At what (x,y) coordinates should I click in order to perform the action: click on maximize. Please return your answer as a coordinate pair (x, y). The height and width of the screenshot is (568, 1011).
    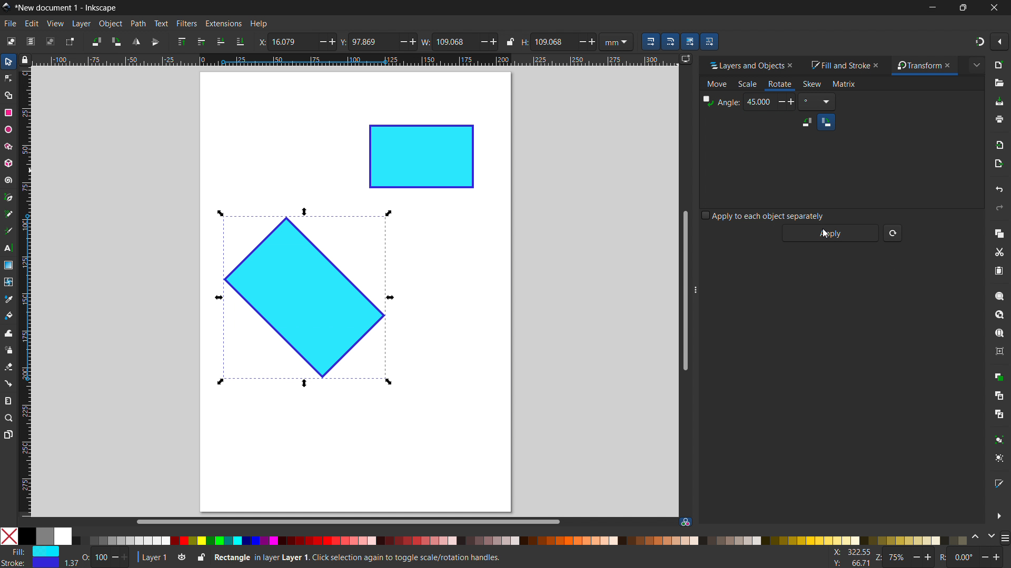
    Looking at the image, I should click on (961, 7).